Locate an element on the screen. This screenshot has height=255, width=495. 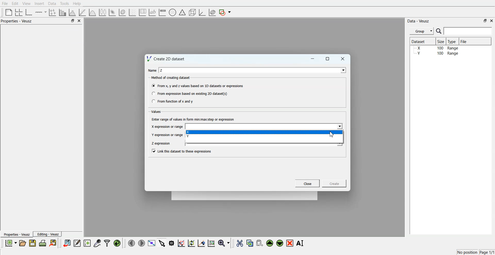
}  Zexpression is located at coordinates (161, 143).